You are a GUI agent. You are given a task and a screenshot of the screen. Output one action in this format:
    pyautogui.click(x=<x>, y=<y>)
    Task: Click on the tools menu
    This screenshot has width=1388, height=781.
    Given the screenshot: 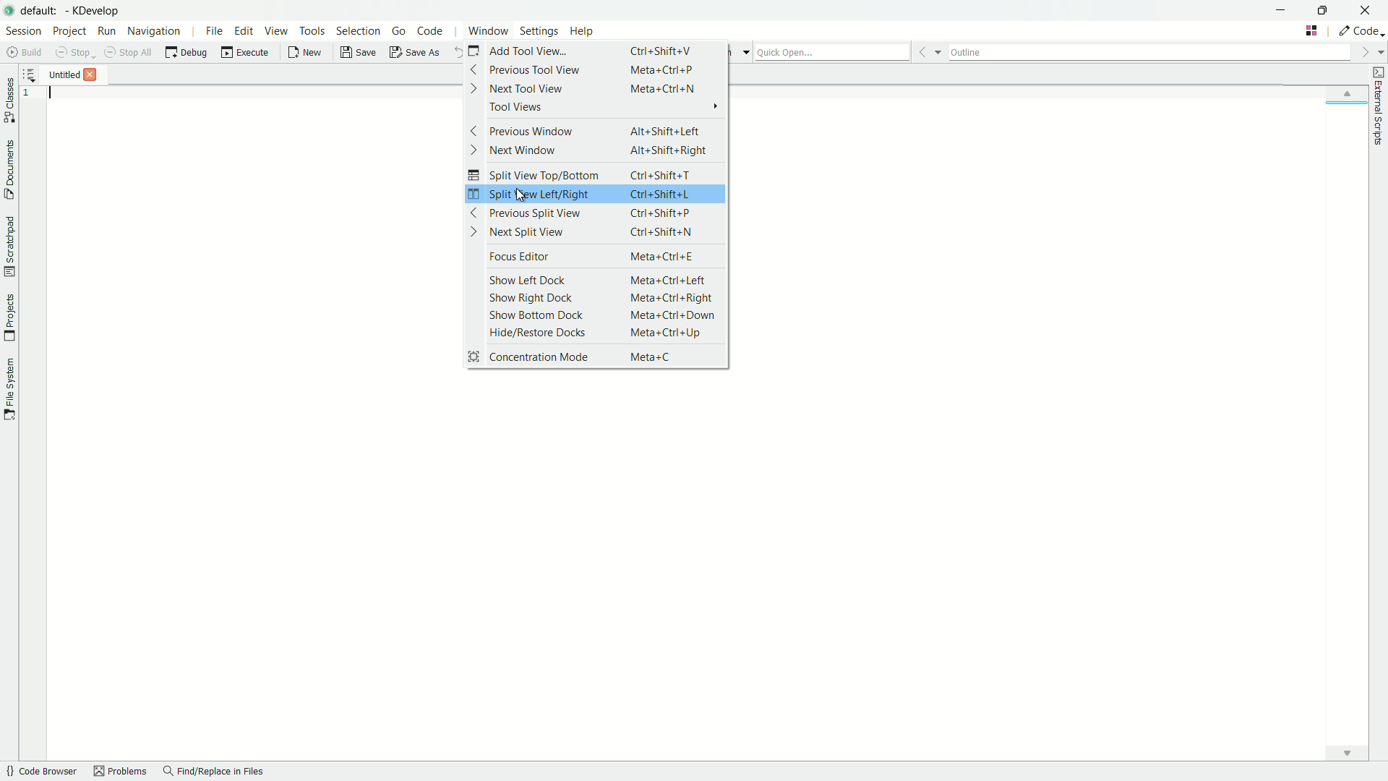 What is the action you would take?
    pyautogui.click(x=312, y=30)
    